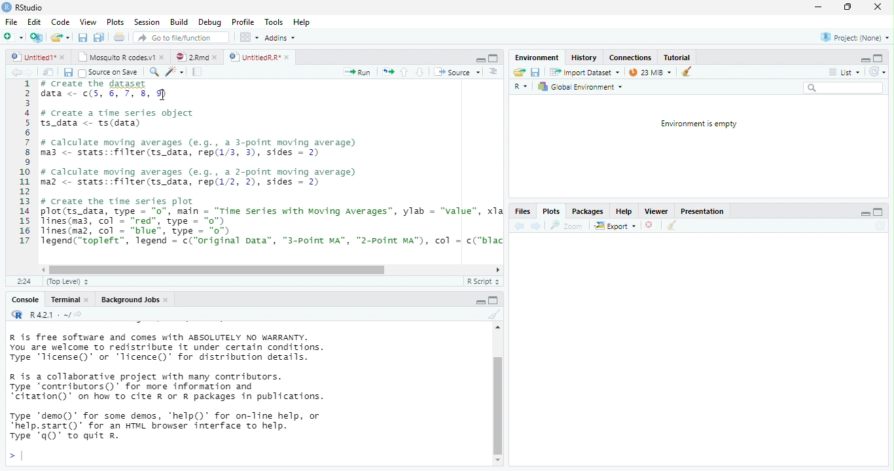  Describe the element at coordinates (671, 226) in the screenshot. I see `clear` at that location.